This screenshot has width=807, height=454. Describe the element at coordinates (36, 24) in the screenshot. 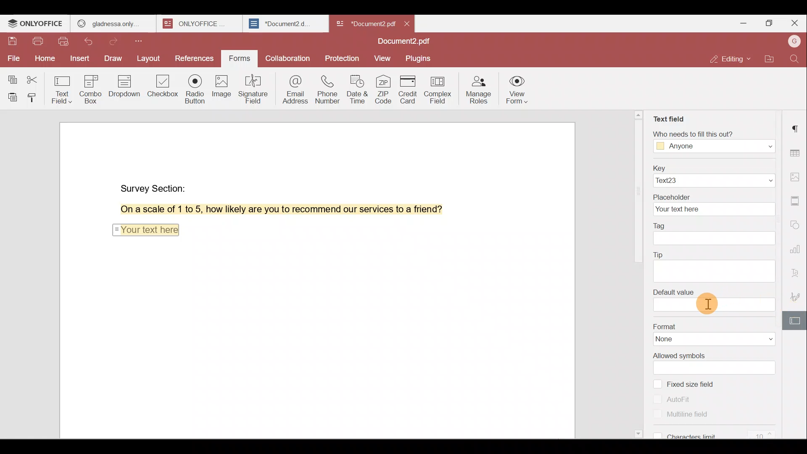

I see `ONLYOFFICE` at that location.